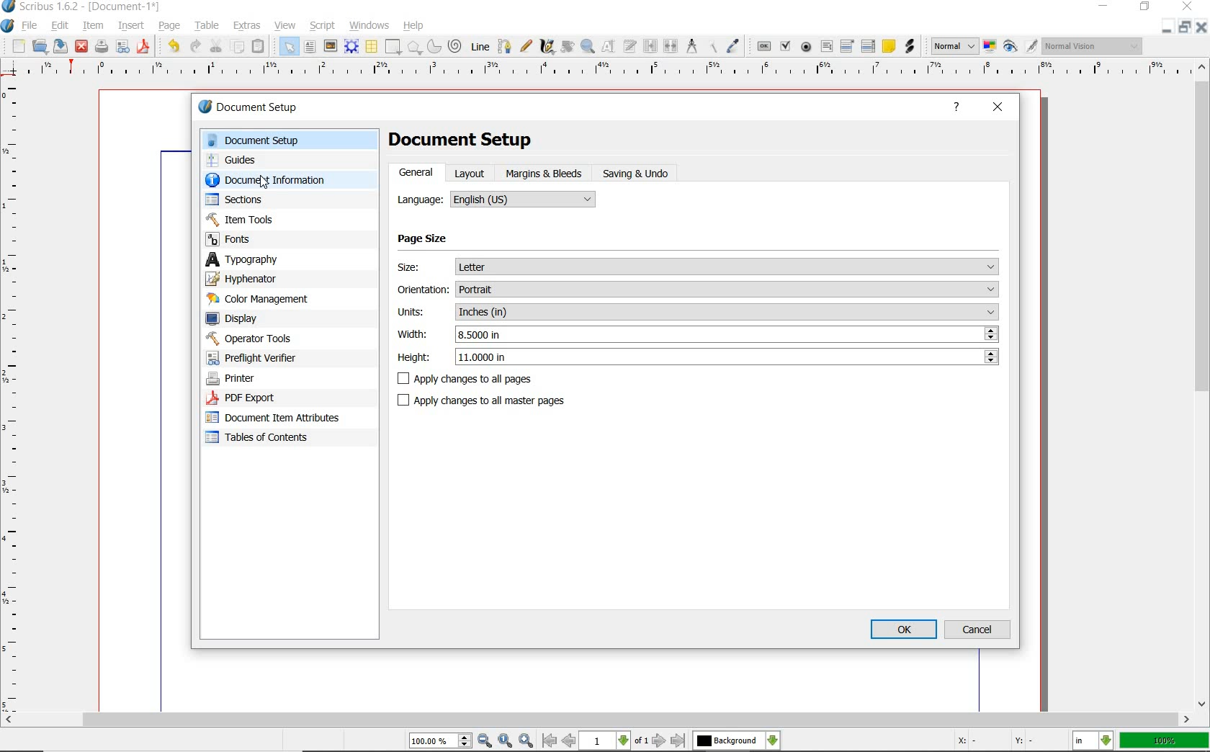 Image resolution: width=1210 pixels, height=752 pixels. What do you see at coordinates (143, 48) in the screenshot?
I see `save as pdf` at bounding box center [143, 48].